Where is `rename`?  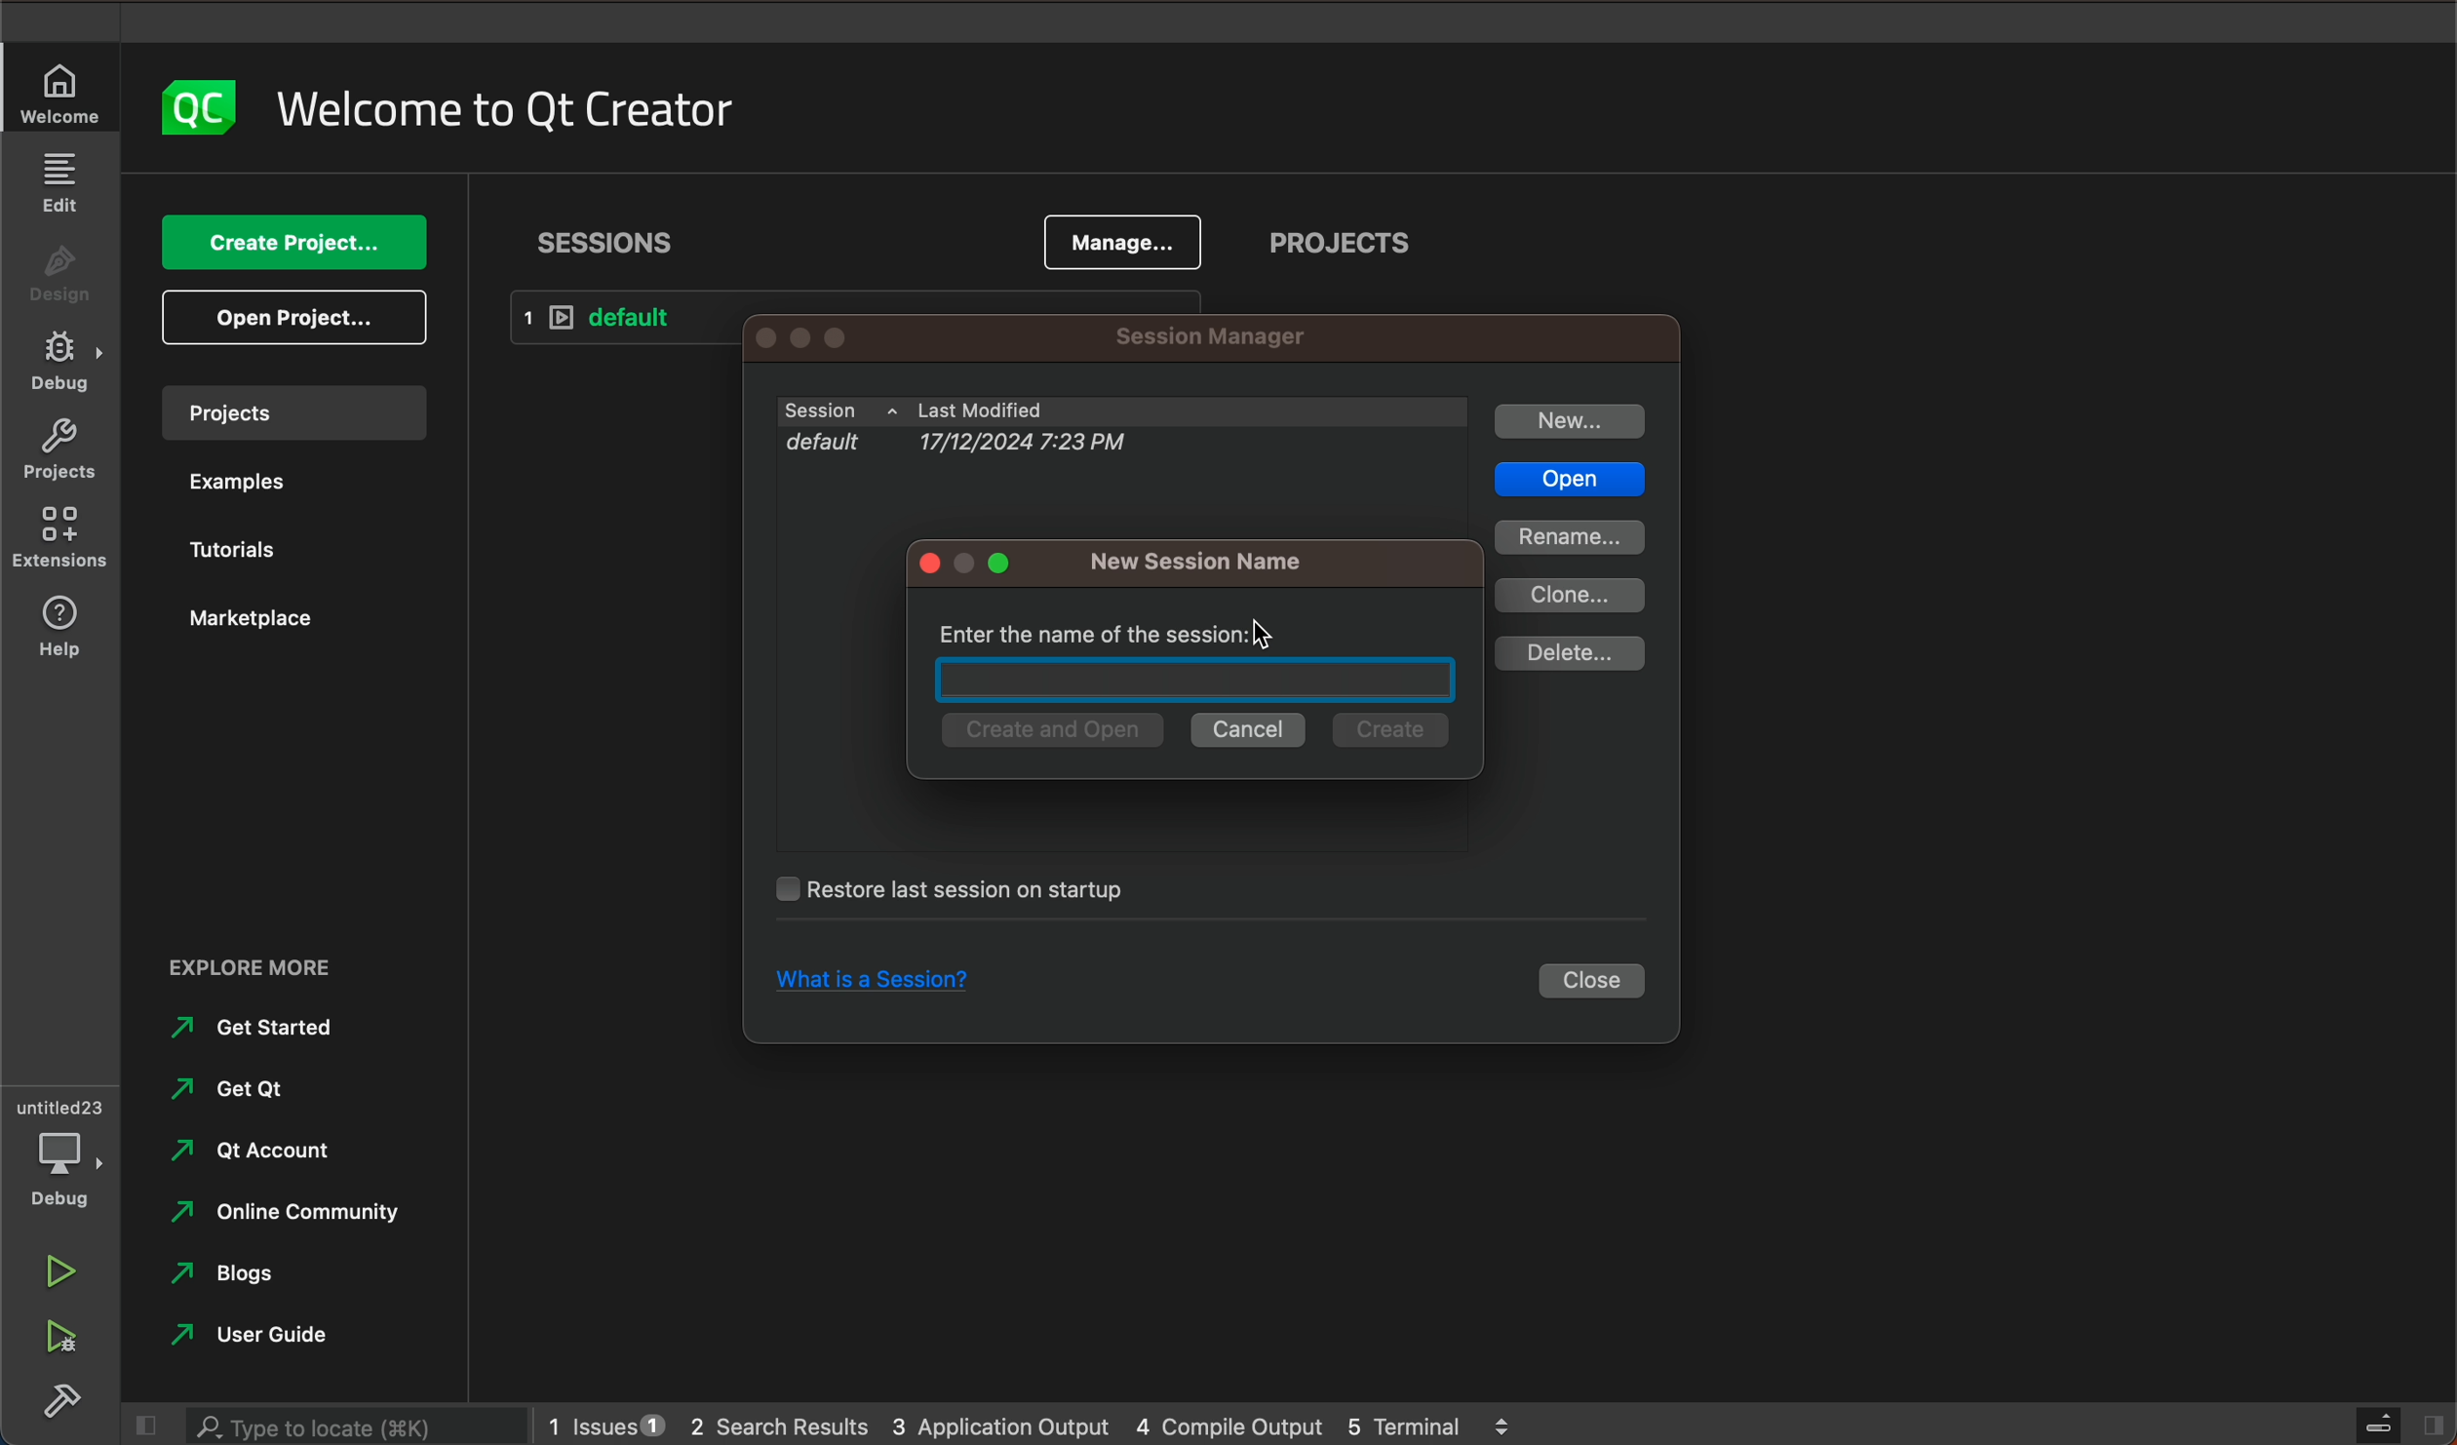
rename is located at coordinates (1569, 536).